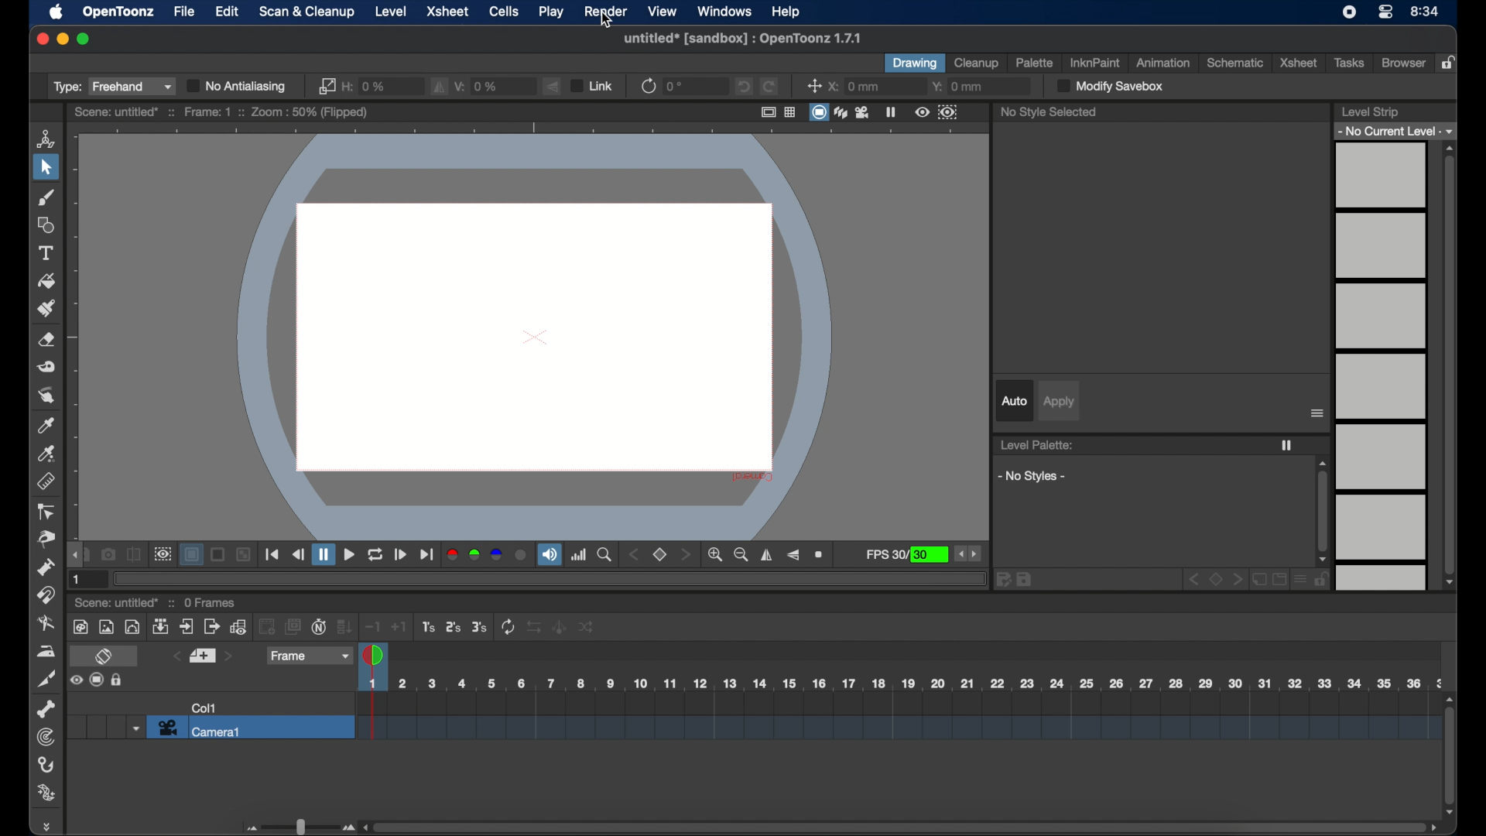 This screenshot has height=836, width=1486. I want to click on , so click(372, 625).